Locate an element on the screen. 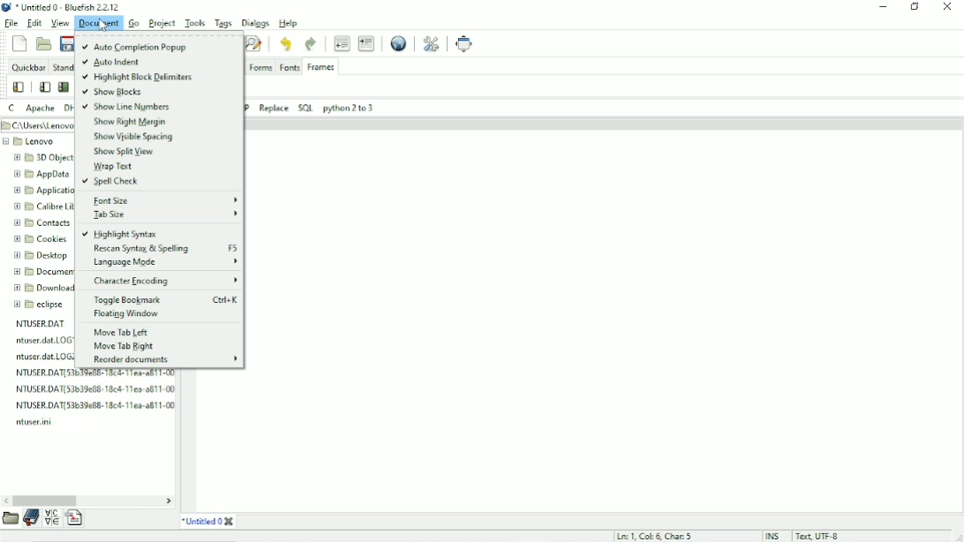 Image resolution: width=964 pixels, height=542 pixels. Help is located at coordinates (290, 22).